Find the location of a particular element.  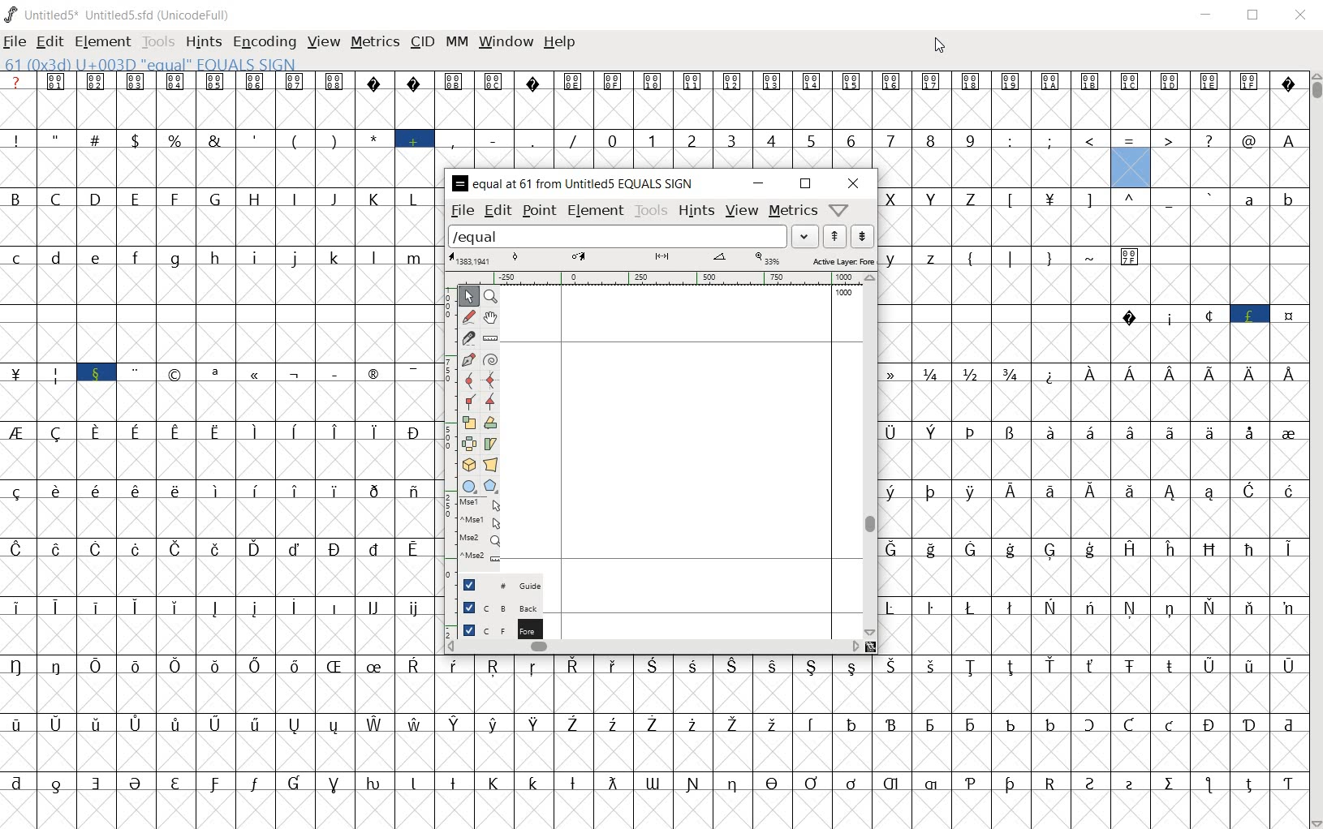

Rotate the selection is located at coordinates (491, 424).